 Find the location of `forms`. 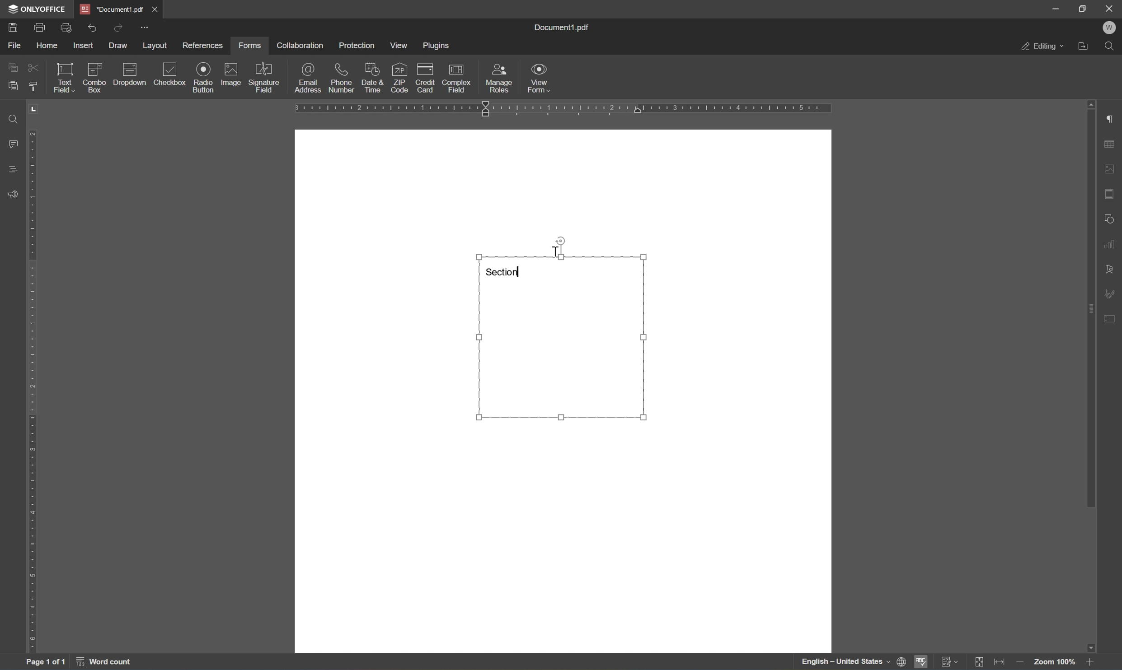

forms is located at coordinates (253, 45).